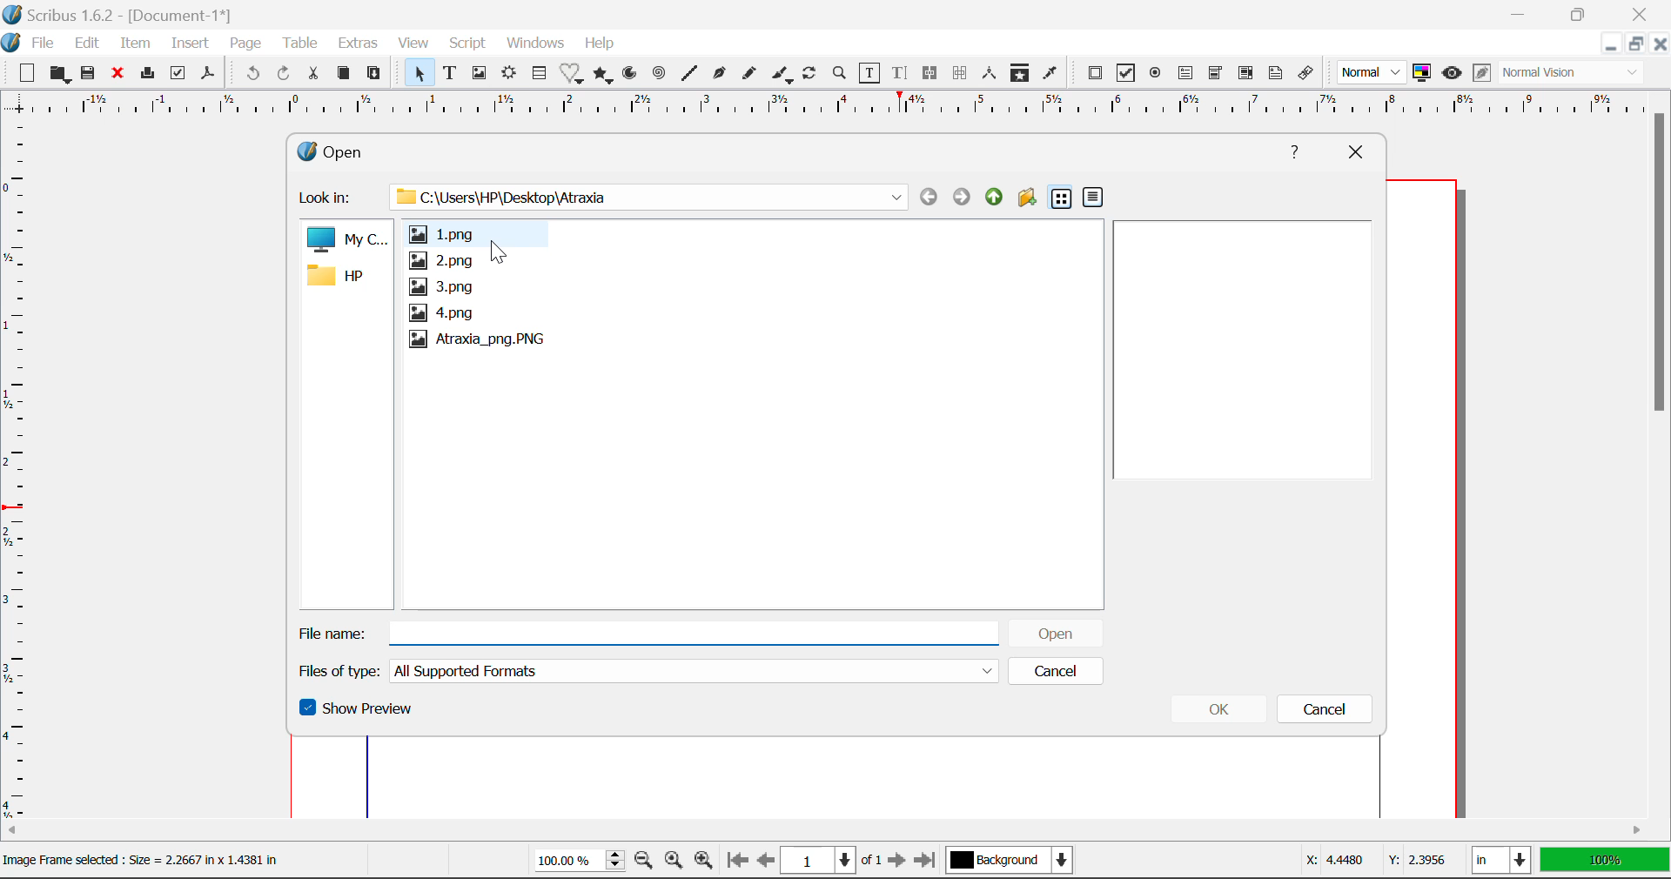 This screenshot has height=879, width=1671. Describe the element at coordinates (329, 199) in the screenshot. I see `Look in:` at that location.